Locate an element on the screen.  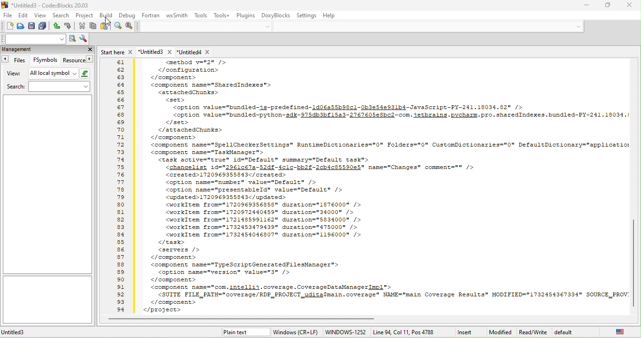
doxyblocks is located at coordinates (276, 15).